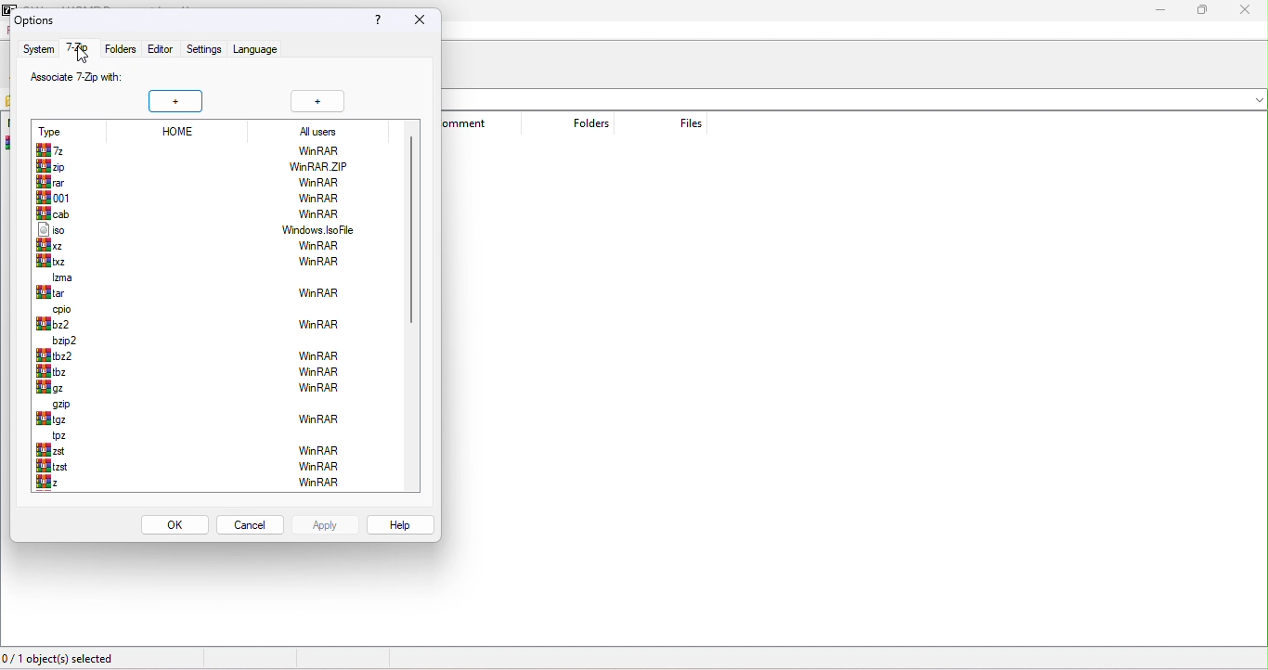 Image resolution: width=1268 pixels, height=670 pixels. I want to click on winrar, so click(325, 184).